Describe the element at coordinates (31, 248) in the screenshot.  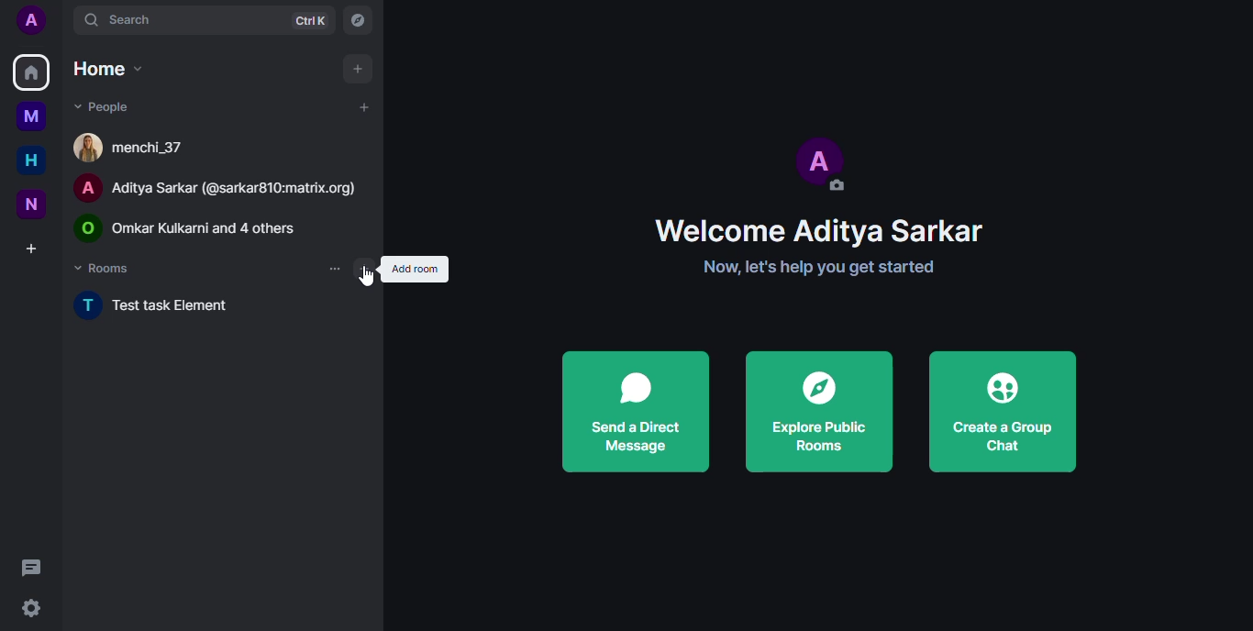
I see `create a space` at that location.